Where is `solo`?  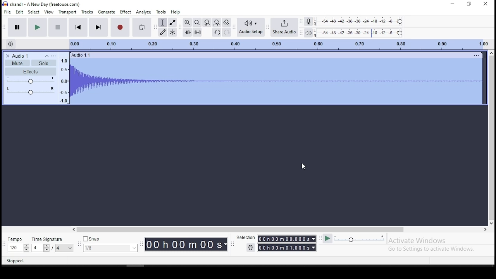 solo is located at coordinates (43, 63).